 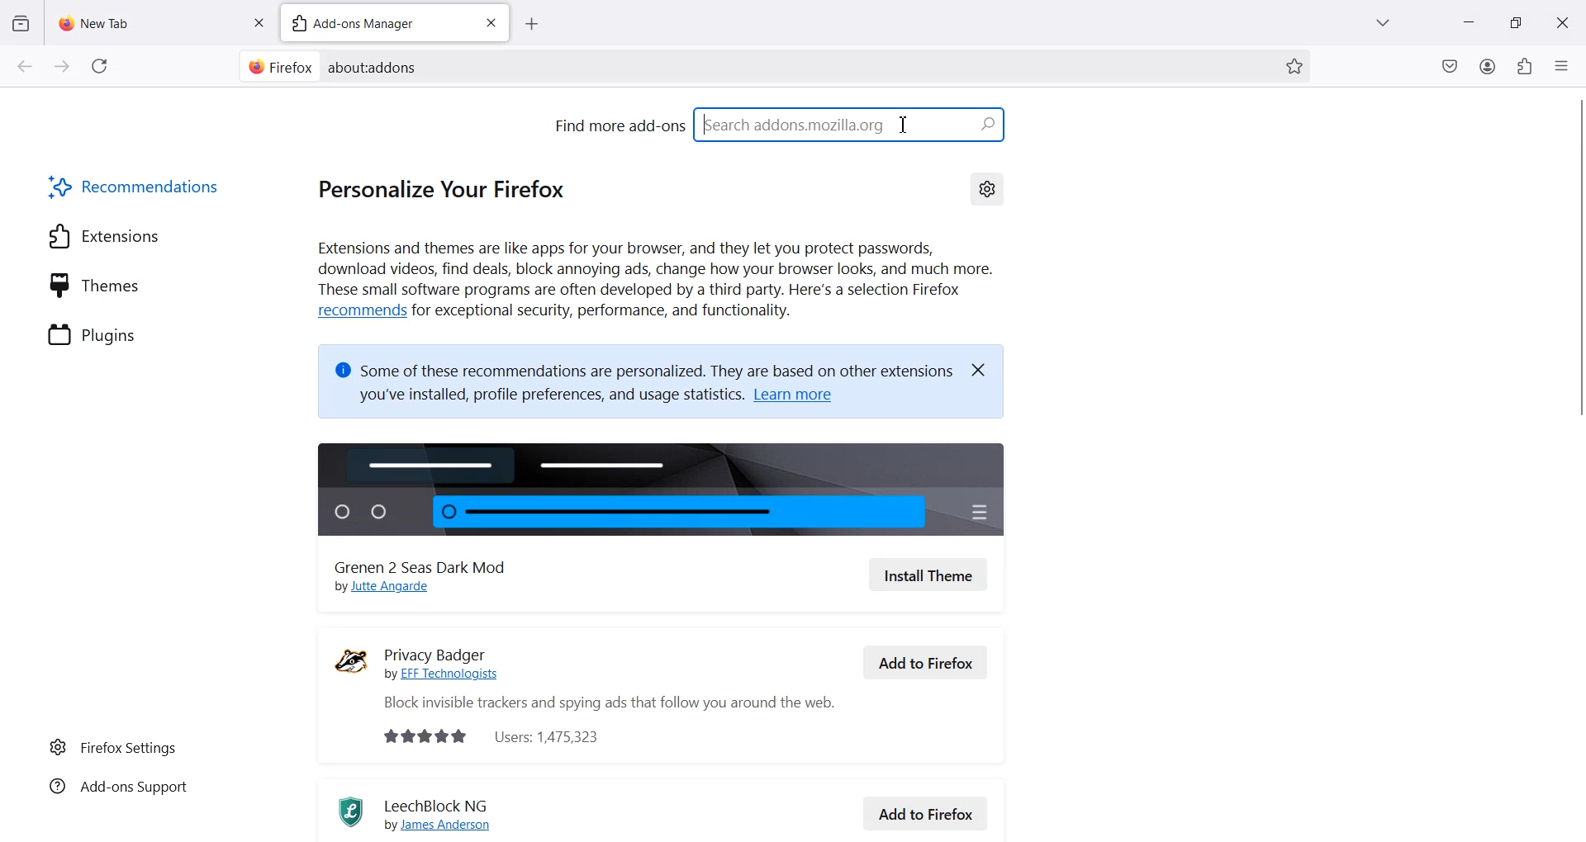 I want to click on Grenen 2 Seas Dark Mod, so click(x=430, y=564).